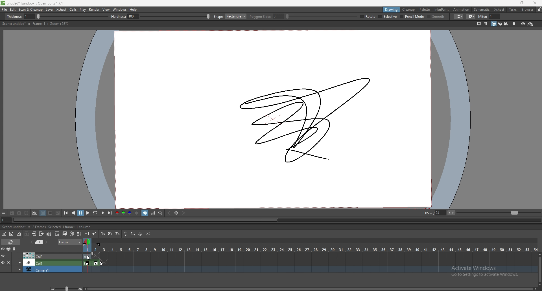  What do you see at coordinates (80, 213) in the screenshot?
I see `pause` at bounding box center [80, 213].